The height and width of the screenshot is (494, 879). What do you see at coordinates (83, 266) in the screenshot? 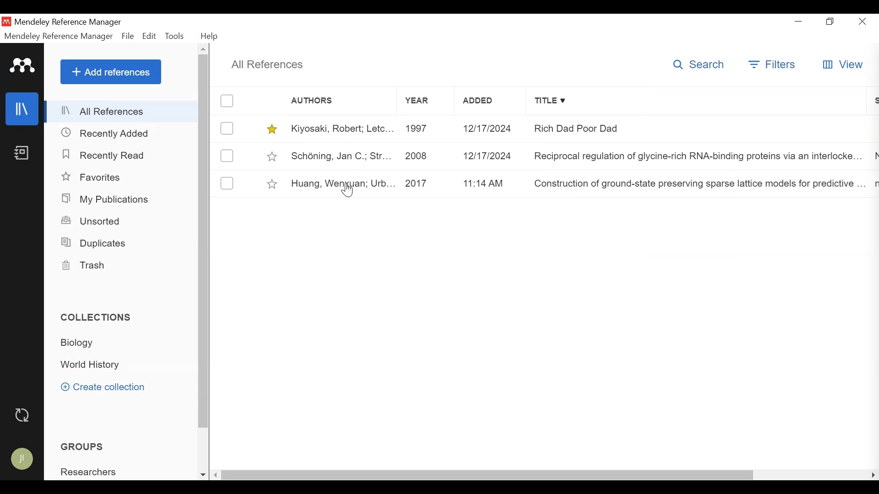
I see `Trash` at bounding box center [83, 266].